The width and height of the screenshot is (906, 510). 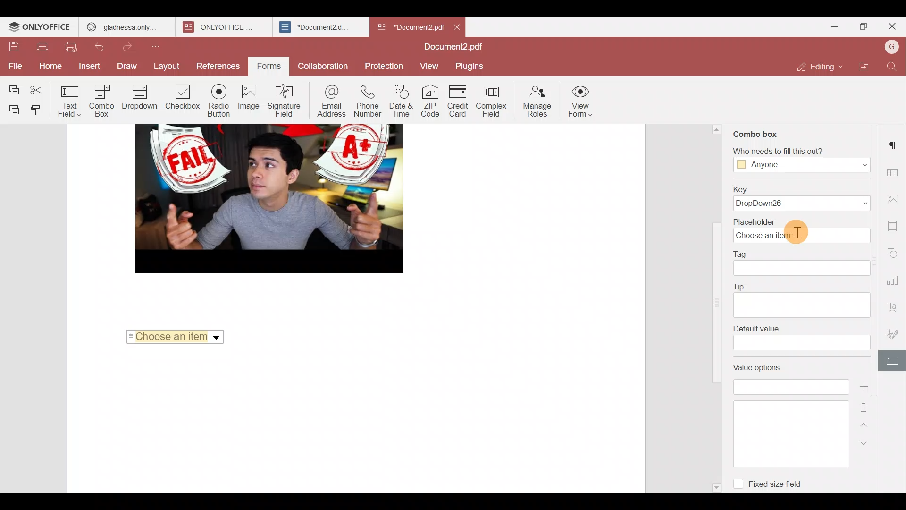 I want to click on Table settings, so click(x=896, y=172).